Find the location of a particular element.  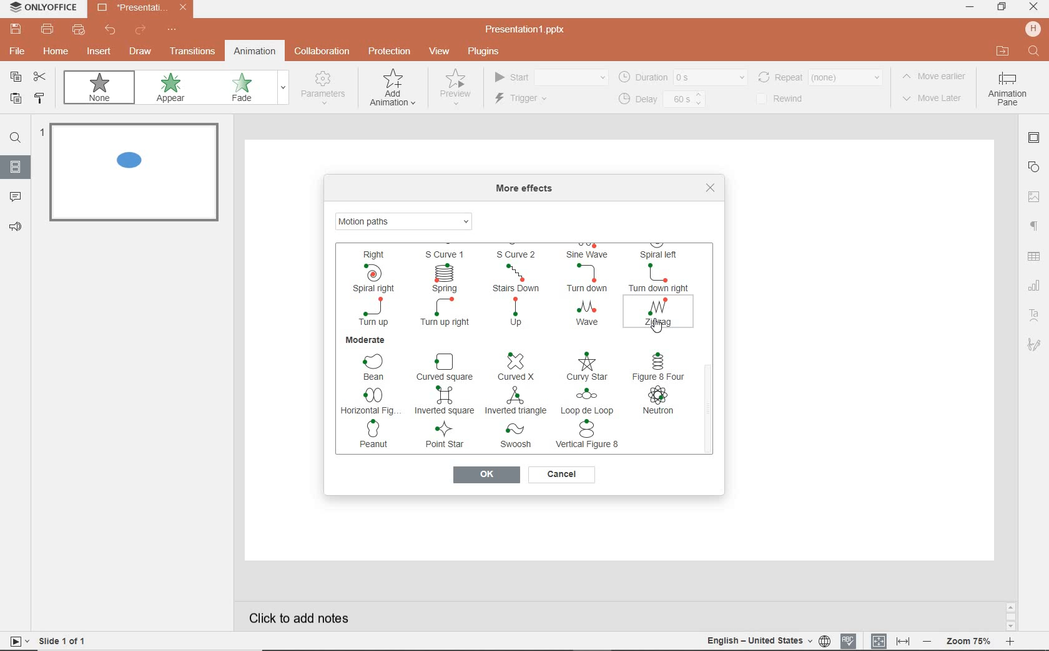

MINIMIZE is located at coordinates (969, 7).